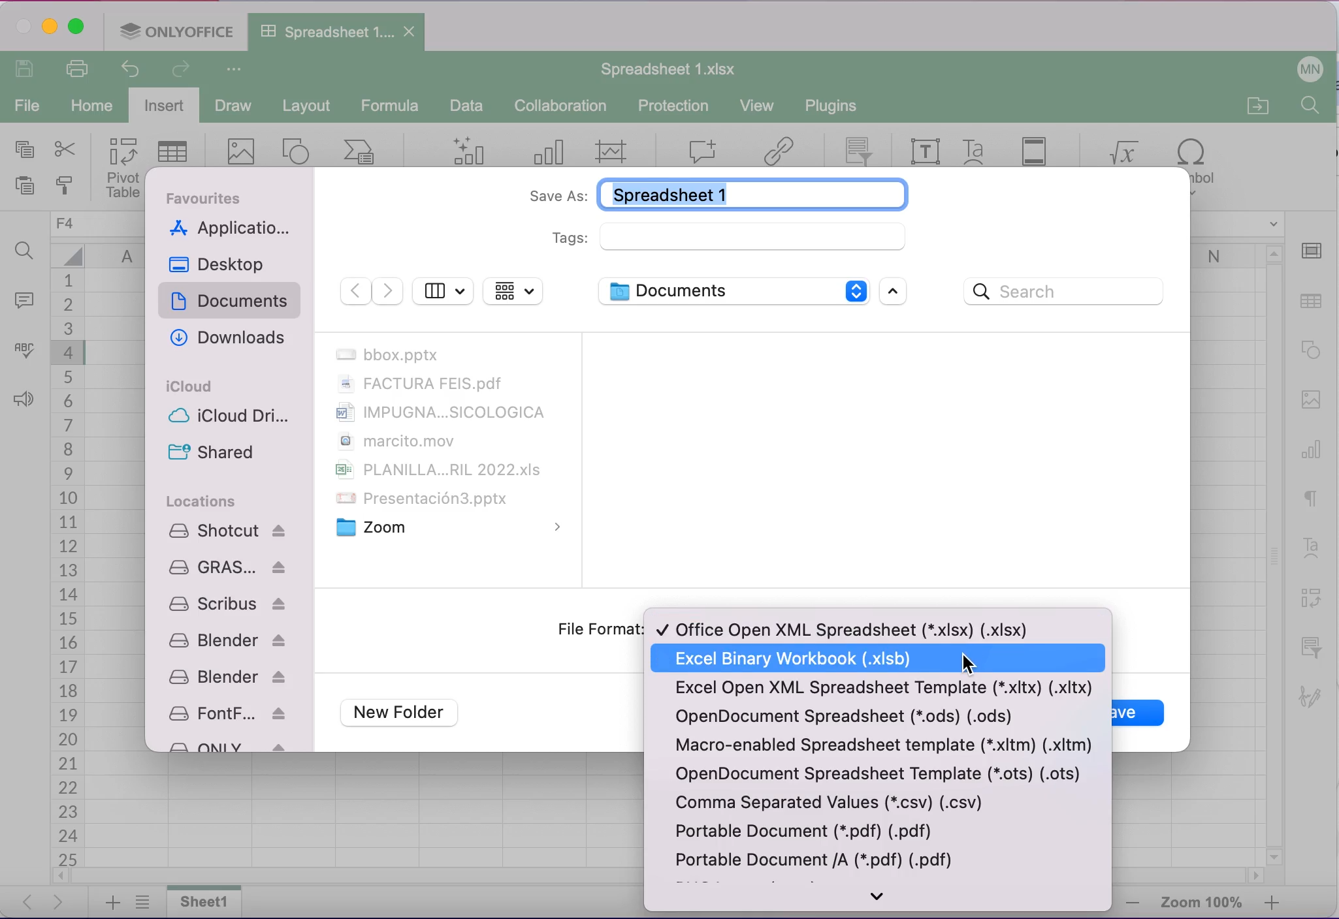  I want to click on maximize/minimize, so click(899, 292).